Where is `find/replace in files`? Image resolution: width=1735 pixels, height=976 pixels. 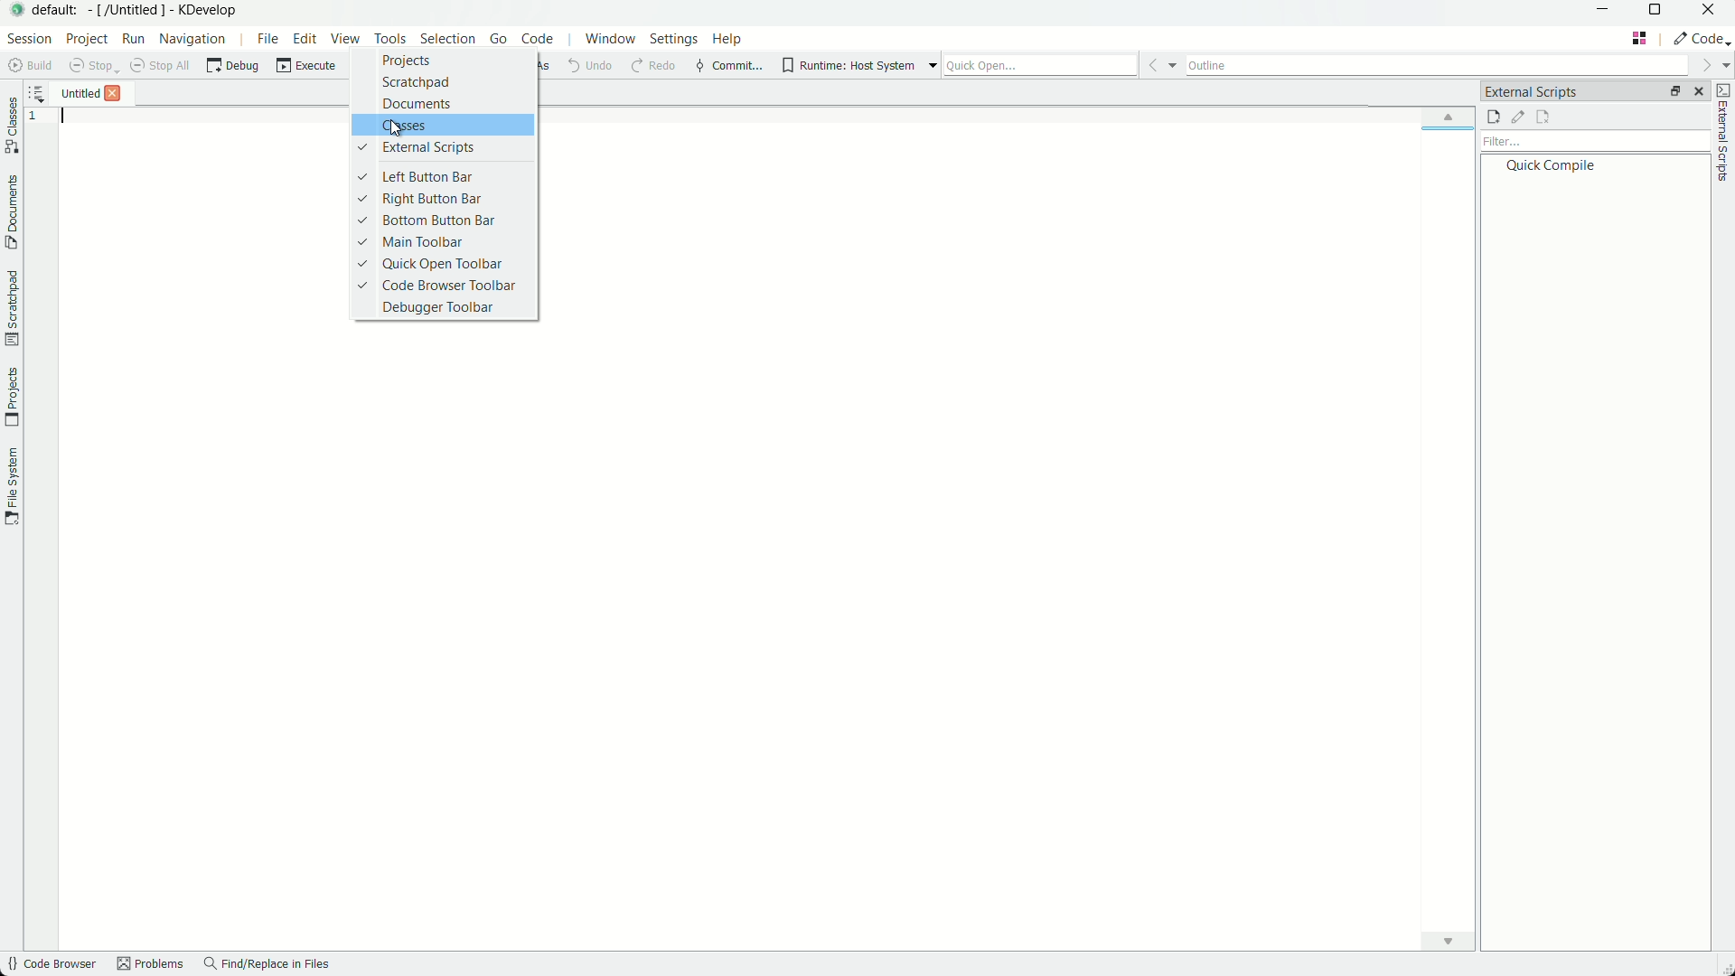 find/replace in files is located at coordinates (268, 966).